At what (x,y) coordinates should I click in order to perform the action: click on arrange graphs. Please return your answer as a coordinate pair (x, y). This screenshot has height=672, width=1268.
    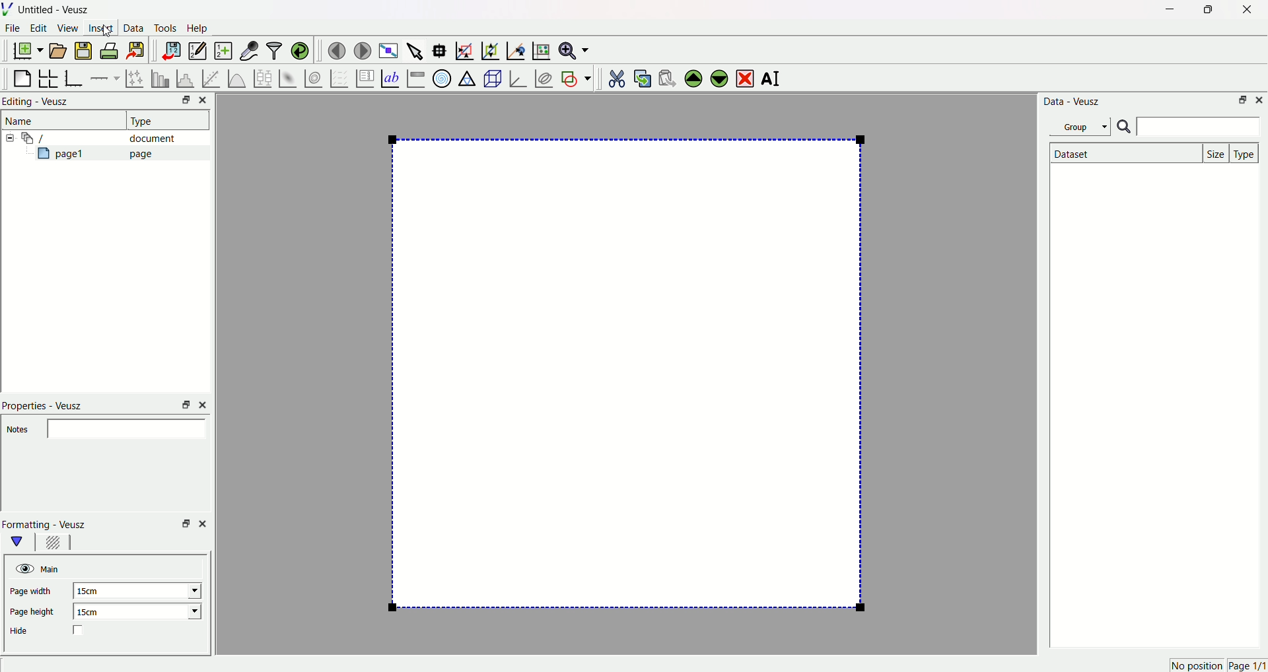
    Looking at the image, I should click on (50, 77).